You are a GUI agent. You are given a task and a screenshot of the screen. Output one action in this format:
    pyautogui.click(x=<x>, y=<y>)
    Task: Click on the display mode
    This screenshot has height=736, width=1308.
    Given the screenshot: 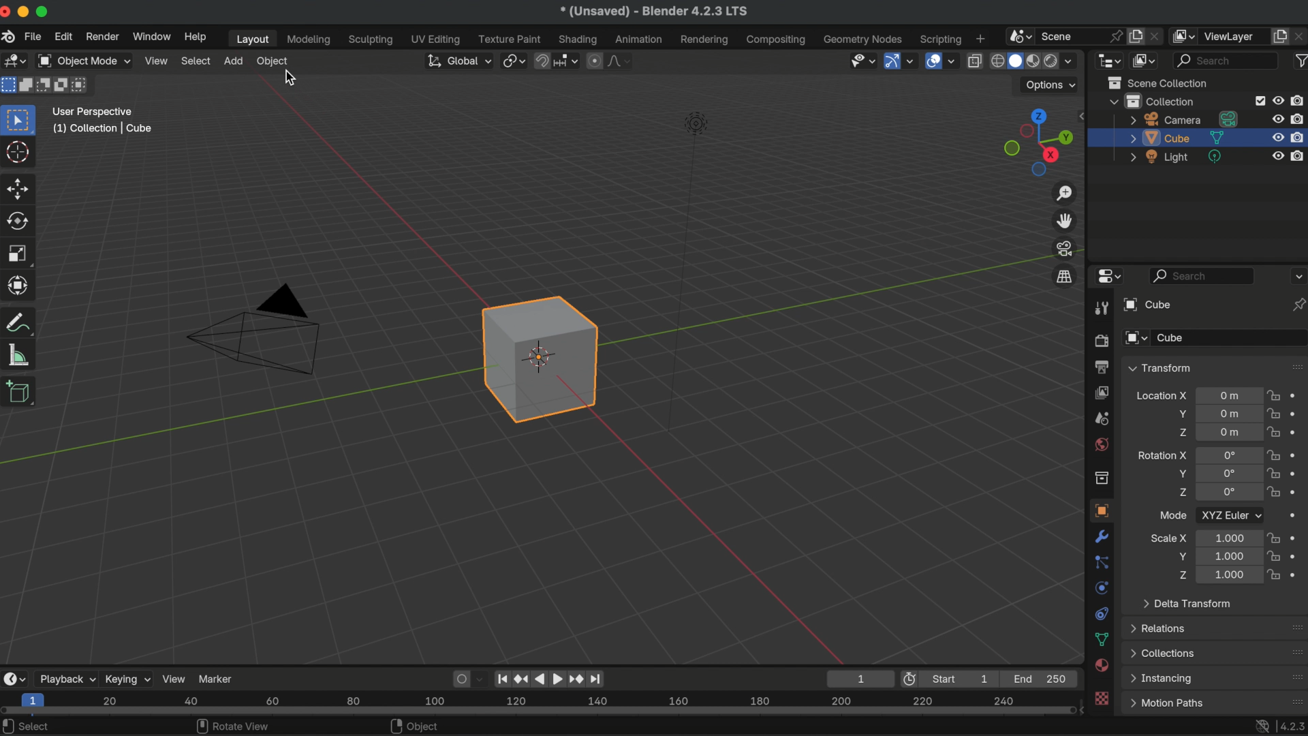 What is the action you would take?
    pyautogui.click(x=1145, y=60)
    